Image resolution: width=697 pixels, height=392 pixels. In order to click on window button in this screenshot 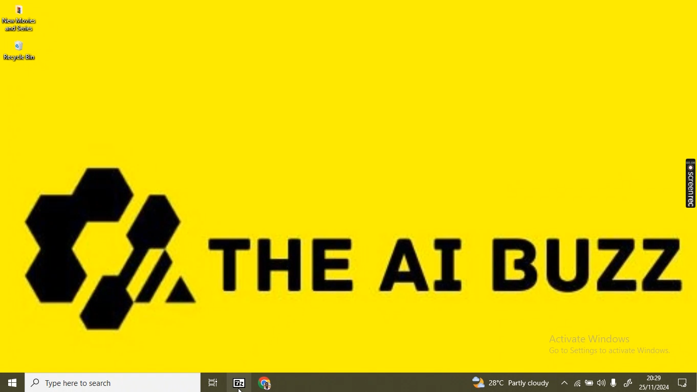, I will do `click(11, 383)`.